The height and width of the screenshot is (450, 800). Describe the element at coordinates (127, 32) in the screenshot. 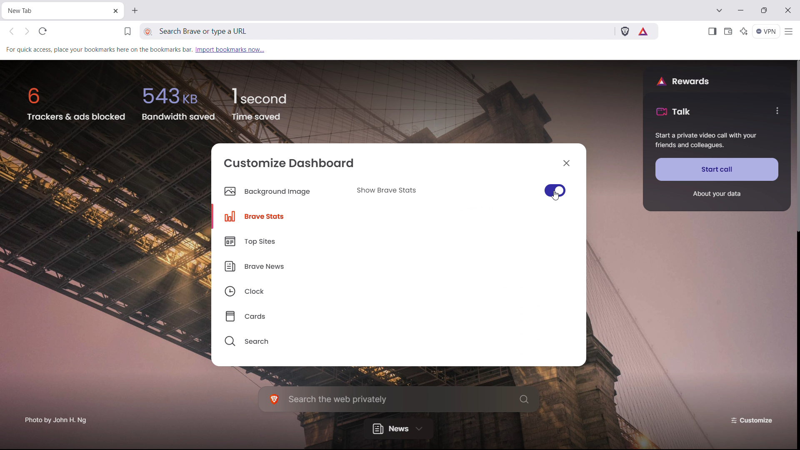

I see `bookmark this page` at that location.